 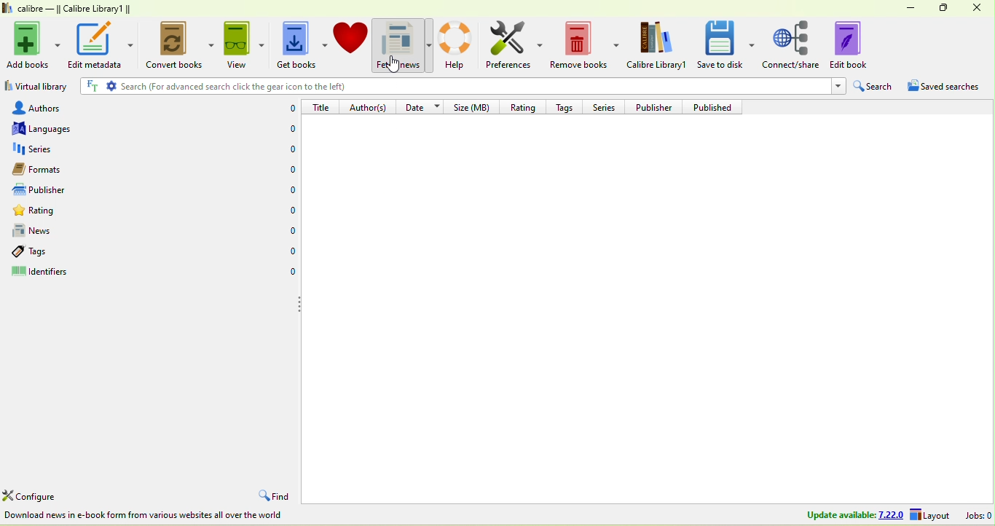 What do you see at coordinates (397, 64) in the screenshot?
I see `cursor` at bounding box center [397, 64].